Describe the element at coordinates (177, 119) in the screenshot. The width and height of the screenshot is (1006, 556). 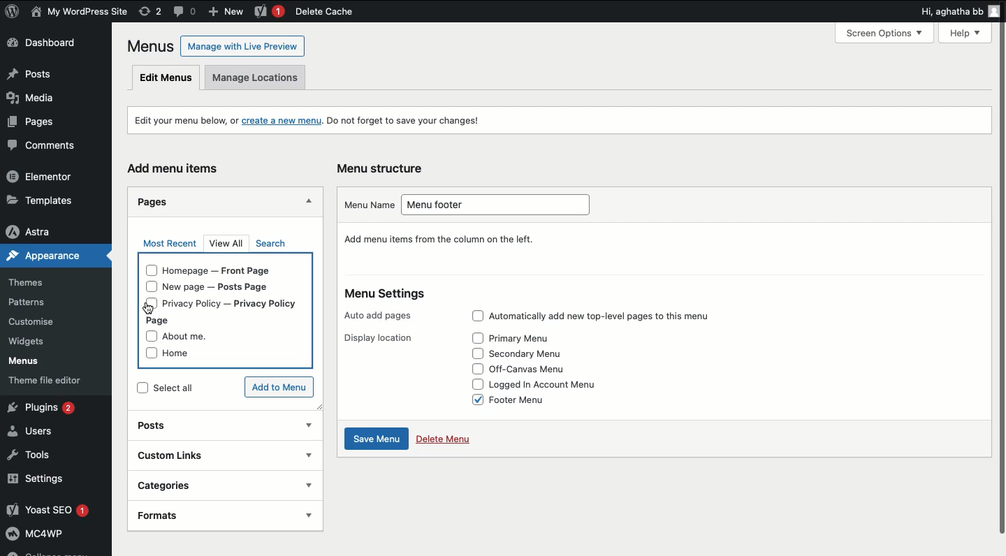
I see `Edit your menu below, or` at that location.